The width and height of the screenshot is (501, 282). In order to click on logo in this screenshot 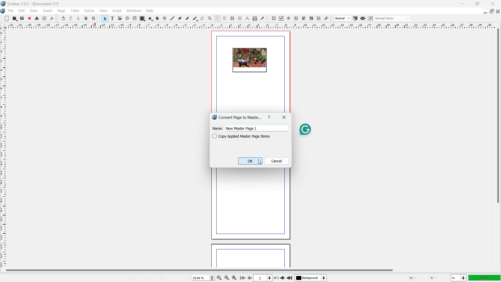, I will do `click(3, 11)`.